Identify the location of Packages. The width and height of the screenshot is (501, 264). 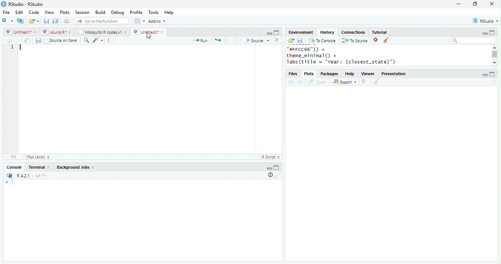
(330, 74).